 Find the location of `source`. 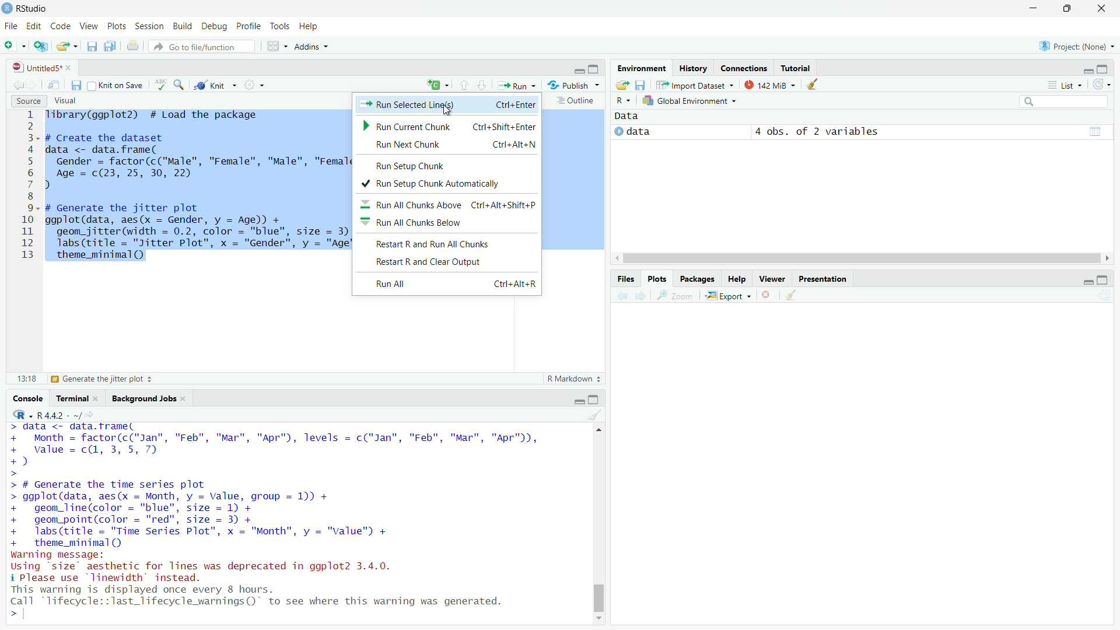

source is located at coordinates (23, 100).